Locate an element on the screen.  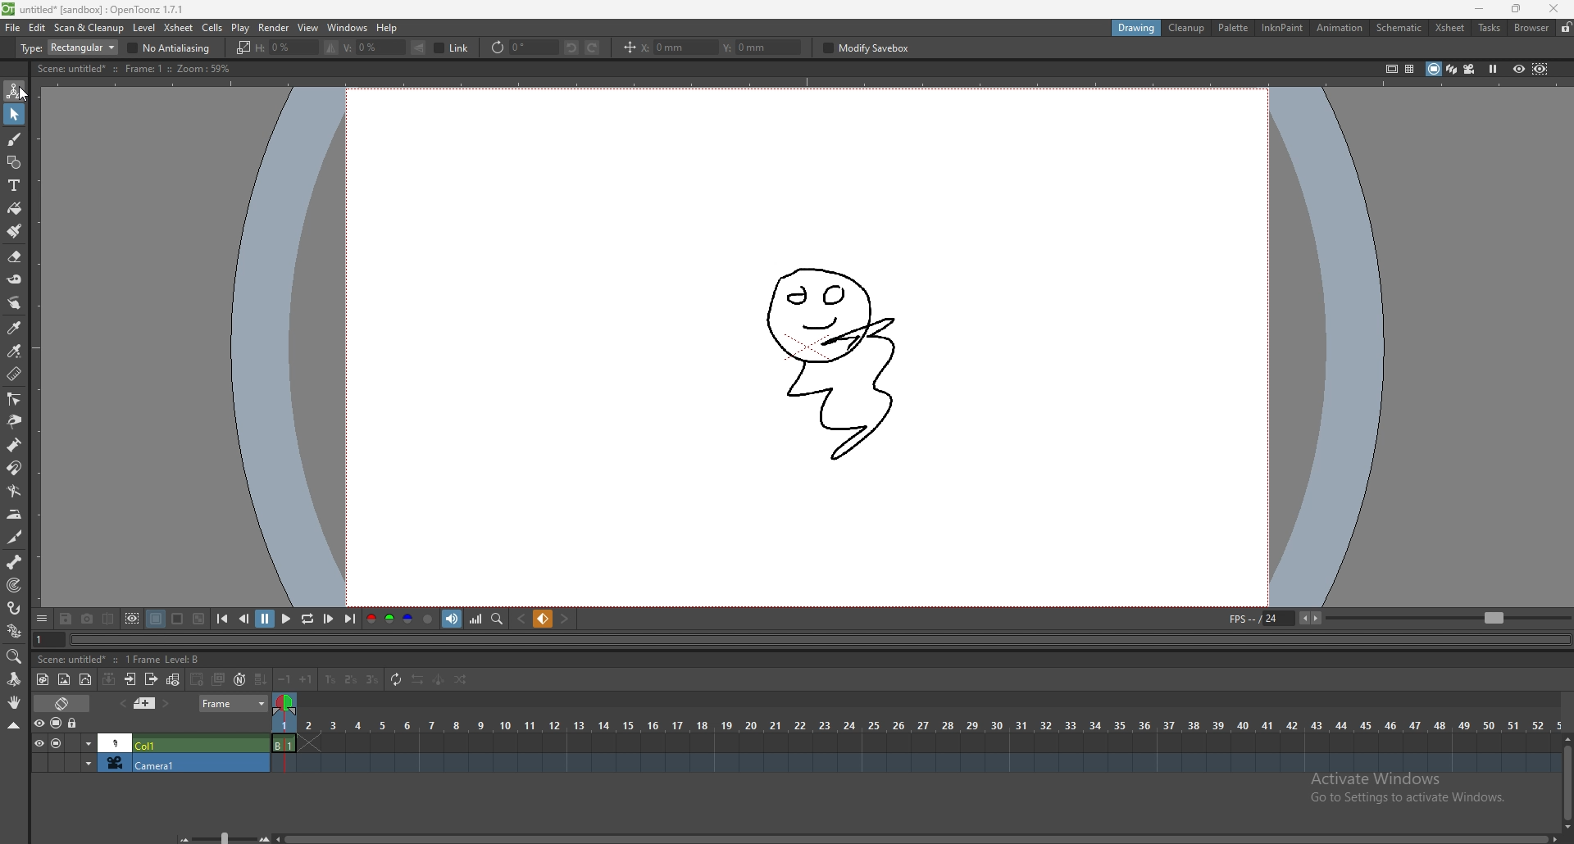
red channel is located at coordinates (371, 619).